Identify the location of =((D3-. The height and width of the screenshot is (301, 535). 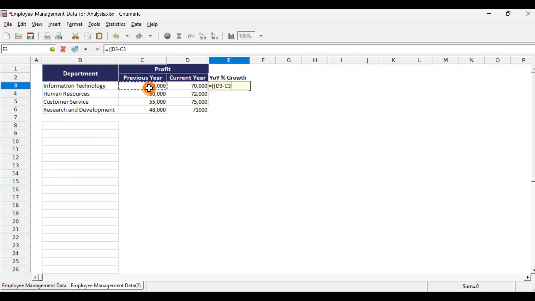
(230, 86).